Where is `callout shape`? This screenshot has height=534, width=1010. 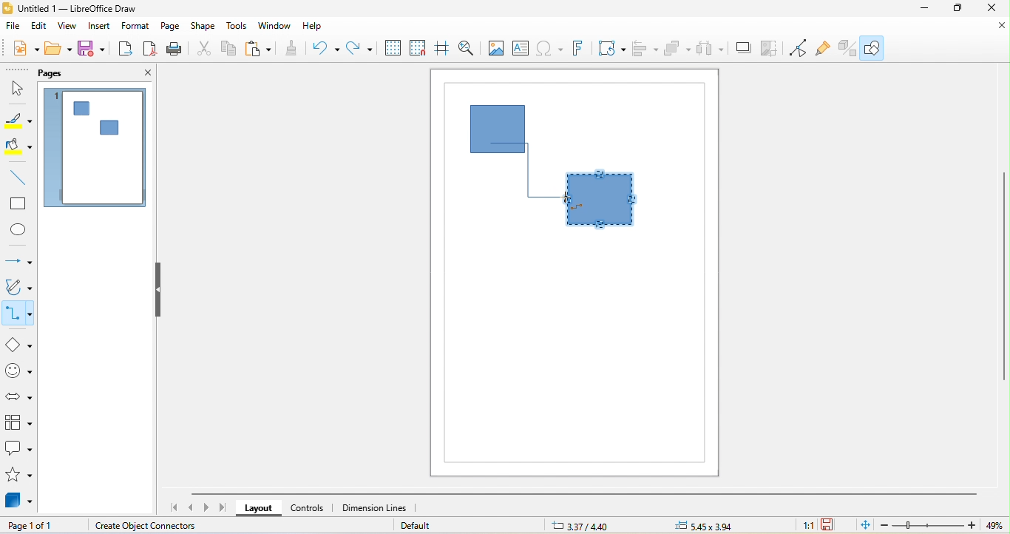
callout shape is located at coordinates (19, 447).